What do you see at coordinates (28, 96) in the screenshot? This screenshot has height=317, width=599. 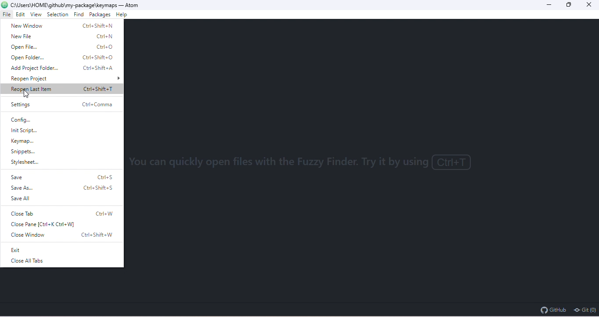 I see `cursor movement` at bounding box center [28, 96].